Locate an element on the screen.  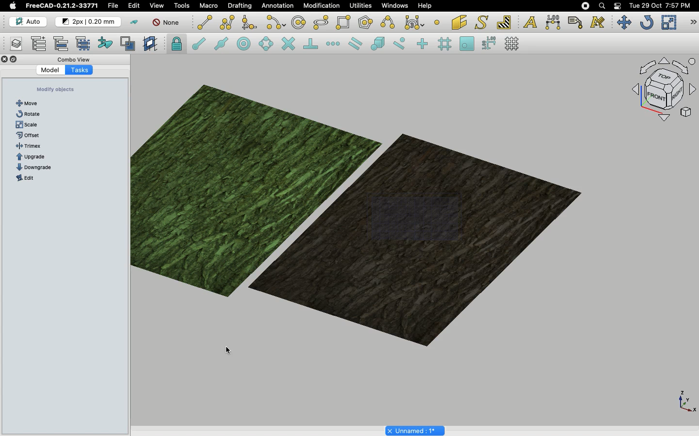
Rotate is located at coordinates (29, 114).